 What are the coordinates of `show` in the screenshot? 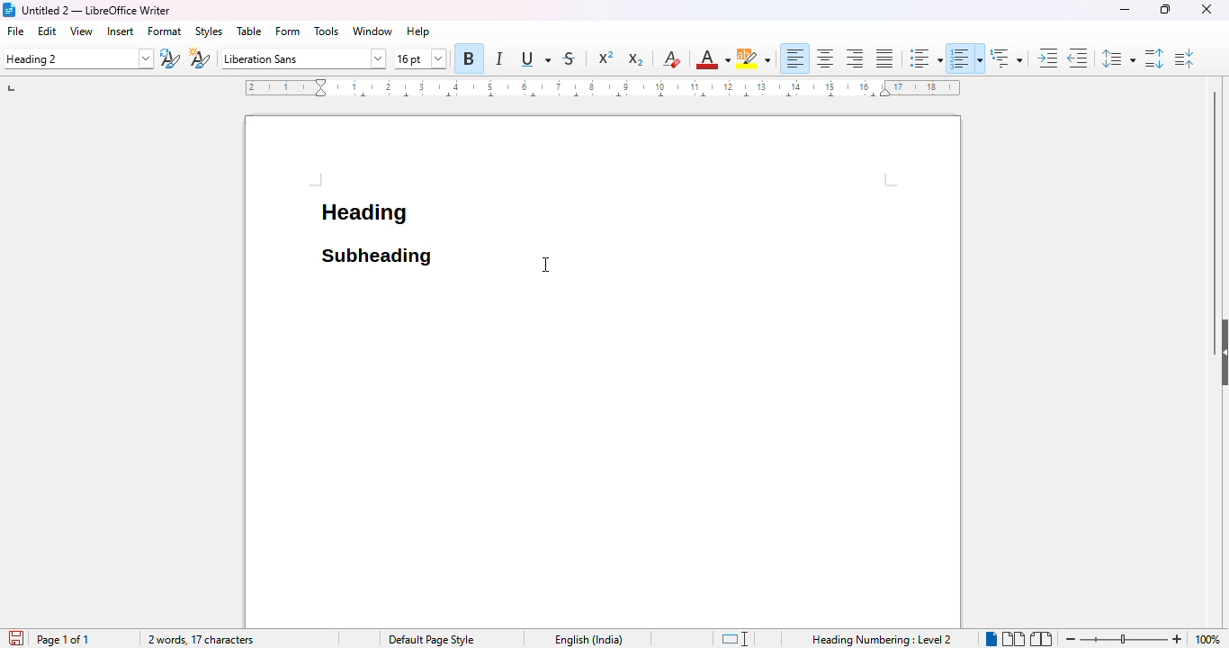 It's located at (1221, 352).